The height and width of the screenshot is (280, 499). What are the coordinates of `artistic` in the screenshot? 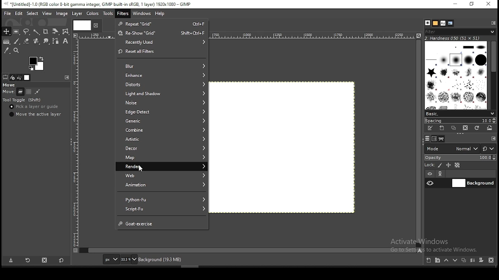 It's located at (160, 138).